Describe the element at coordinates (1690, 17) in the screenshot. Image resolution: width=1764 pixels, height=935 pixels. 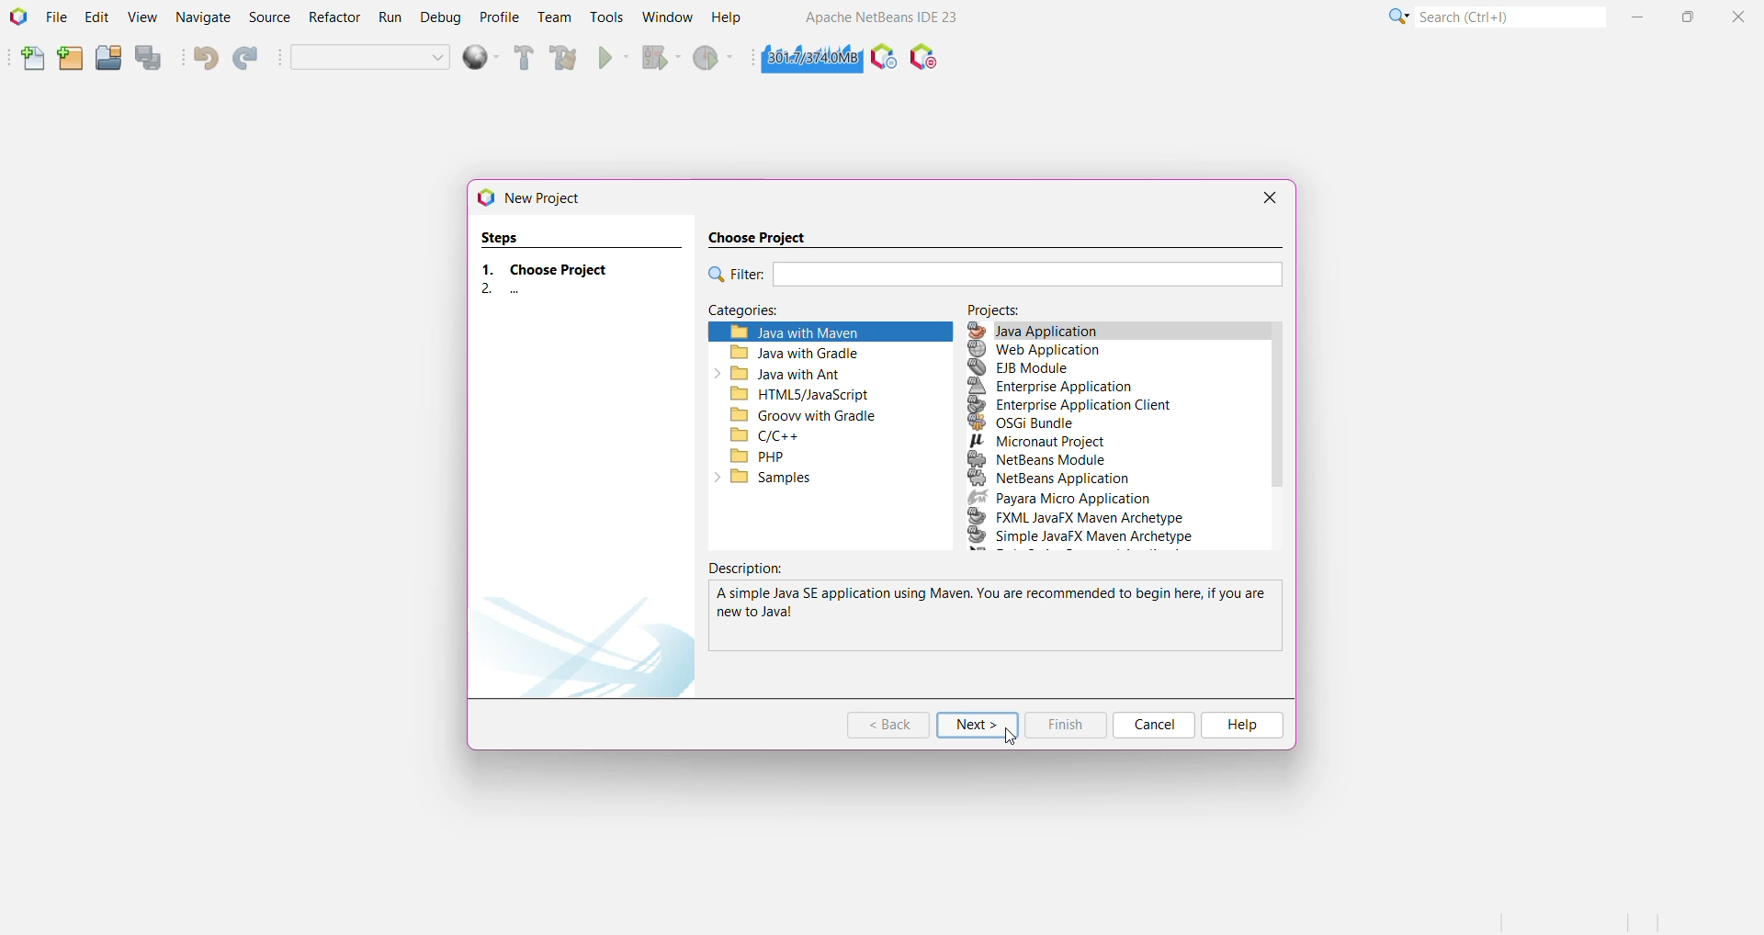
I see `Maximize` at that location.